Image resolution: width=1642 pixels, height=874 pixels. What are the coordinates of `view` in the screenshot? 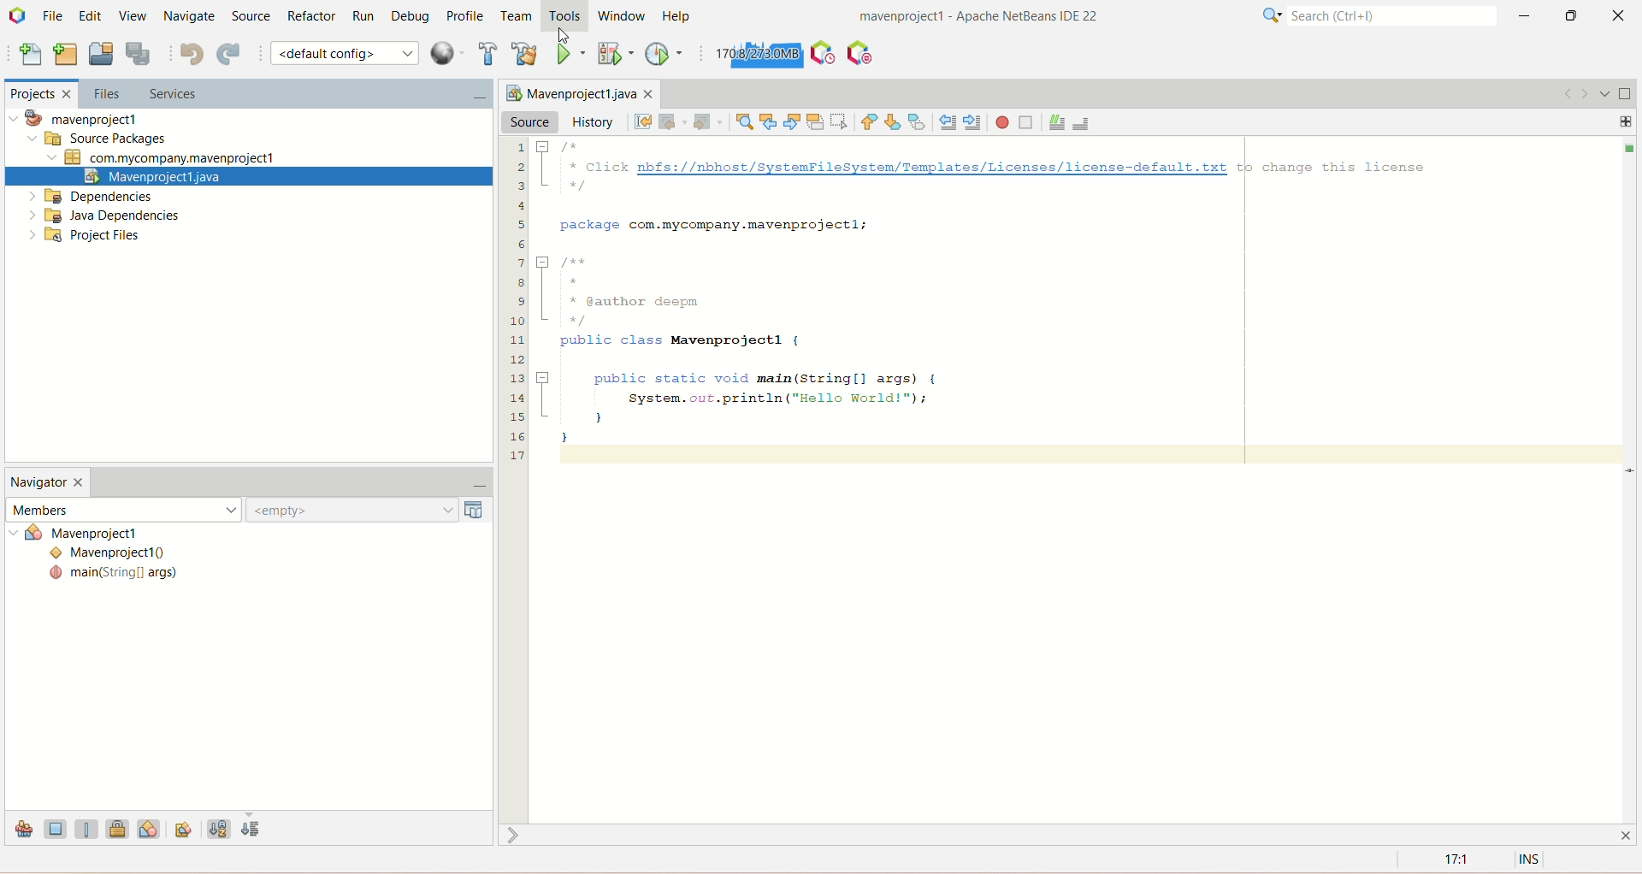 It's located at (129, 15).